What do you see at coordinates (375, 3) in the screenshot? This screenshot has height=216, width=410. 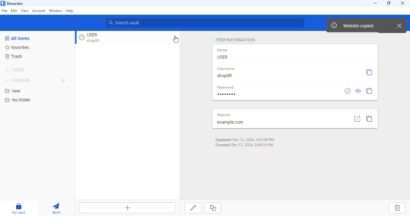 I see `minimize` at bounding box center [375, 3].